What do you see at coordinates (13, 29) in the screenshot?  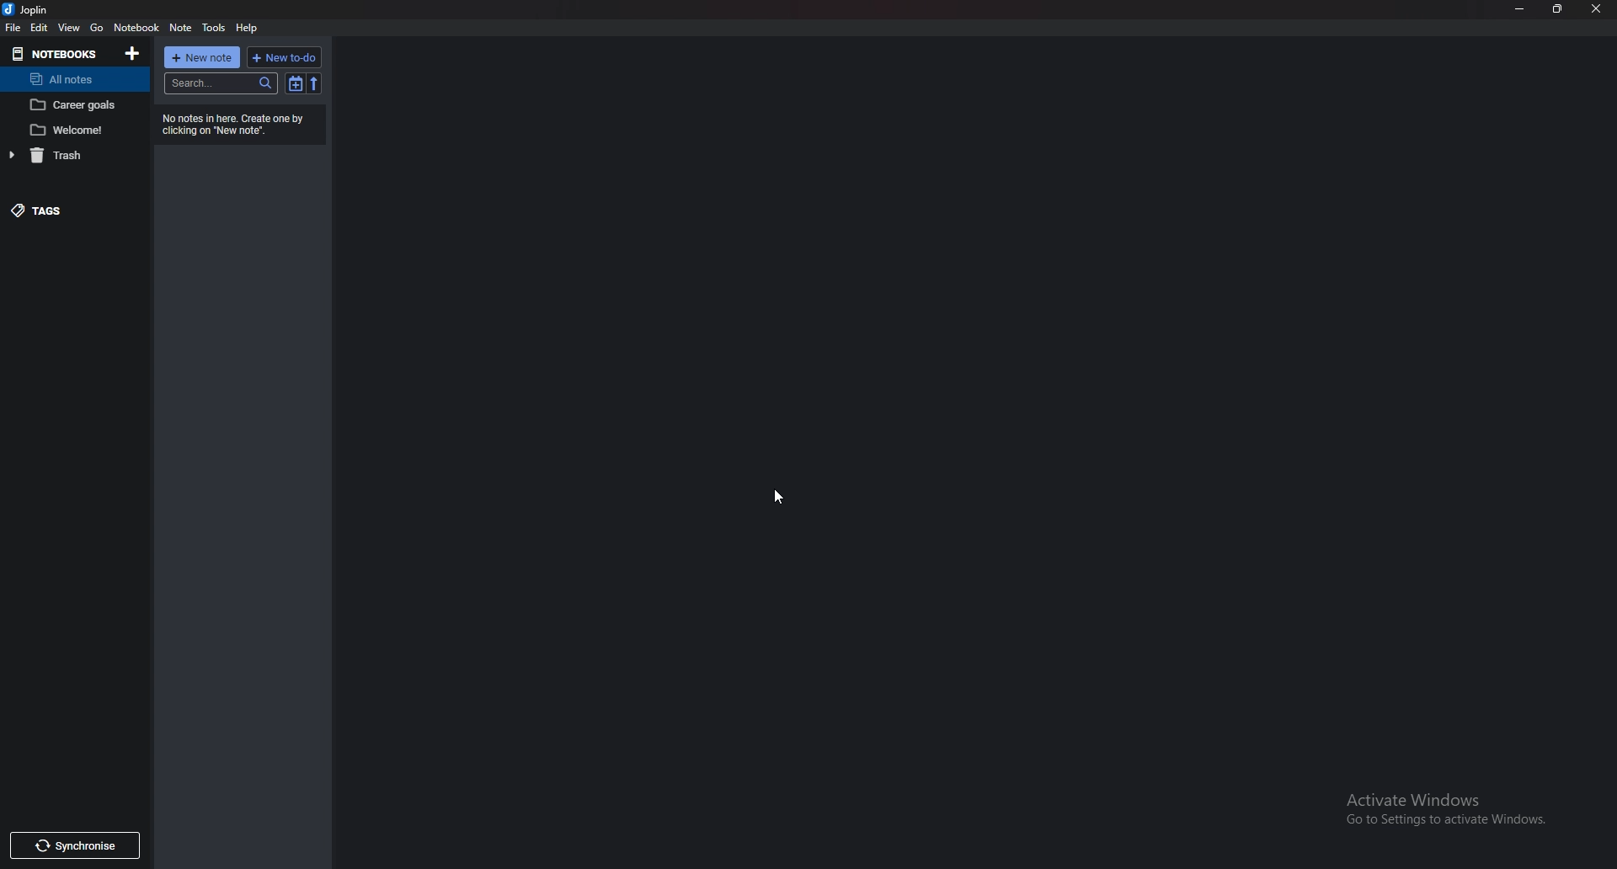 I see `file` at bounding box center [13, 29].